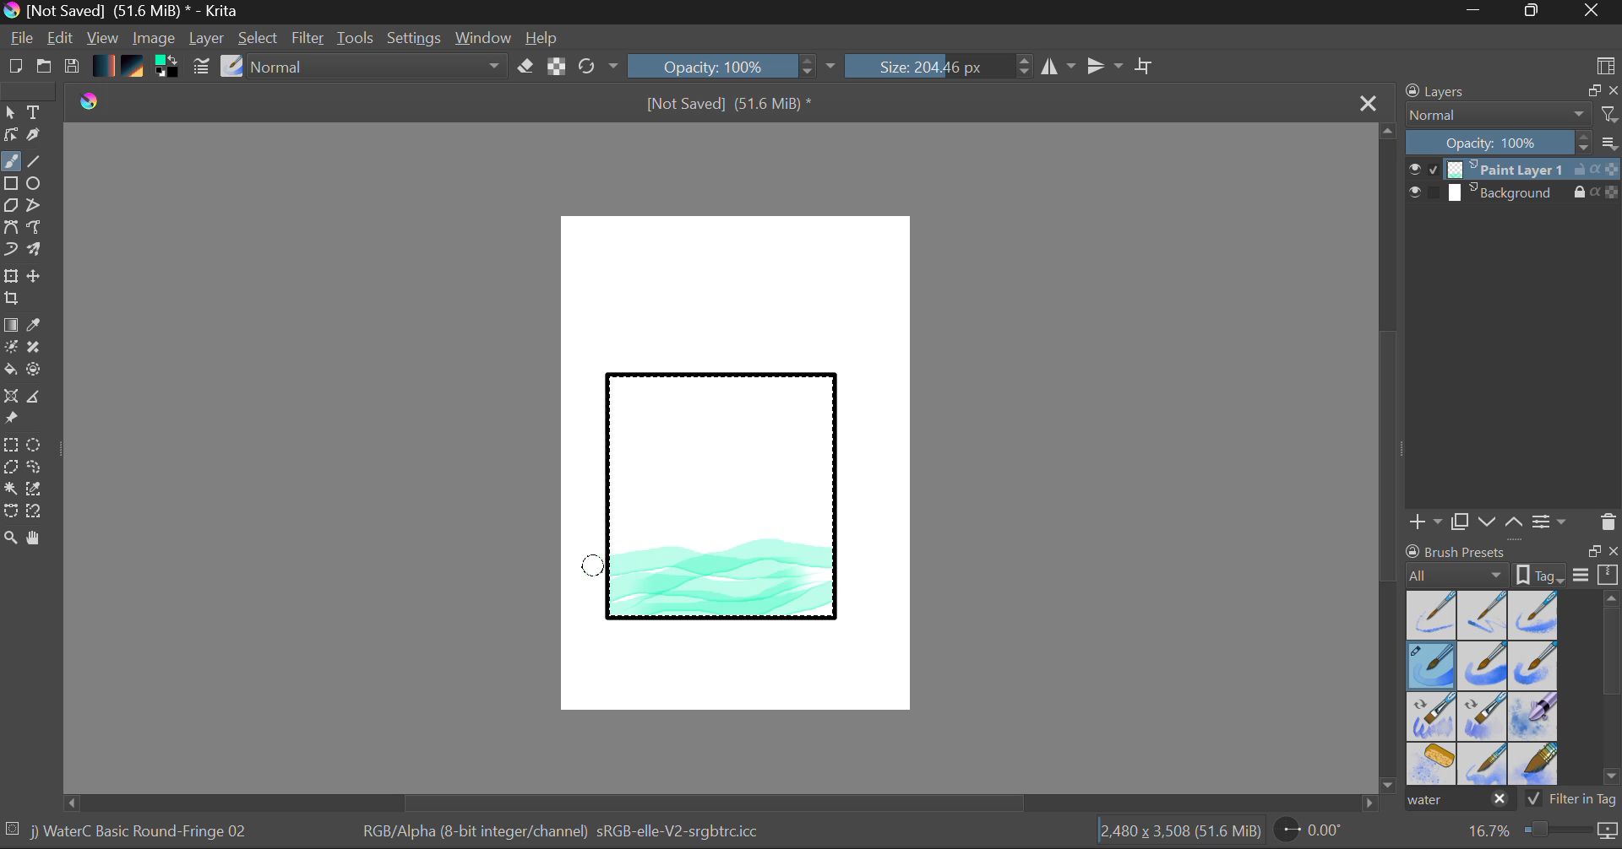 The image size is (1622, 849). What do you see at coordinates (939, 66) in the screenshot?
I see `Brush Size` at bounding box center [939, 66].